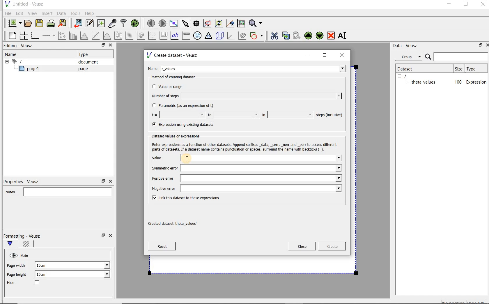 The height and width of the screenshot is (304, 489). I want to click on No position, so click(454, 301).